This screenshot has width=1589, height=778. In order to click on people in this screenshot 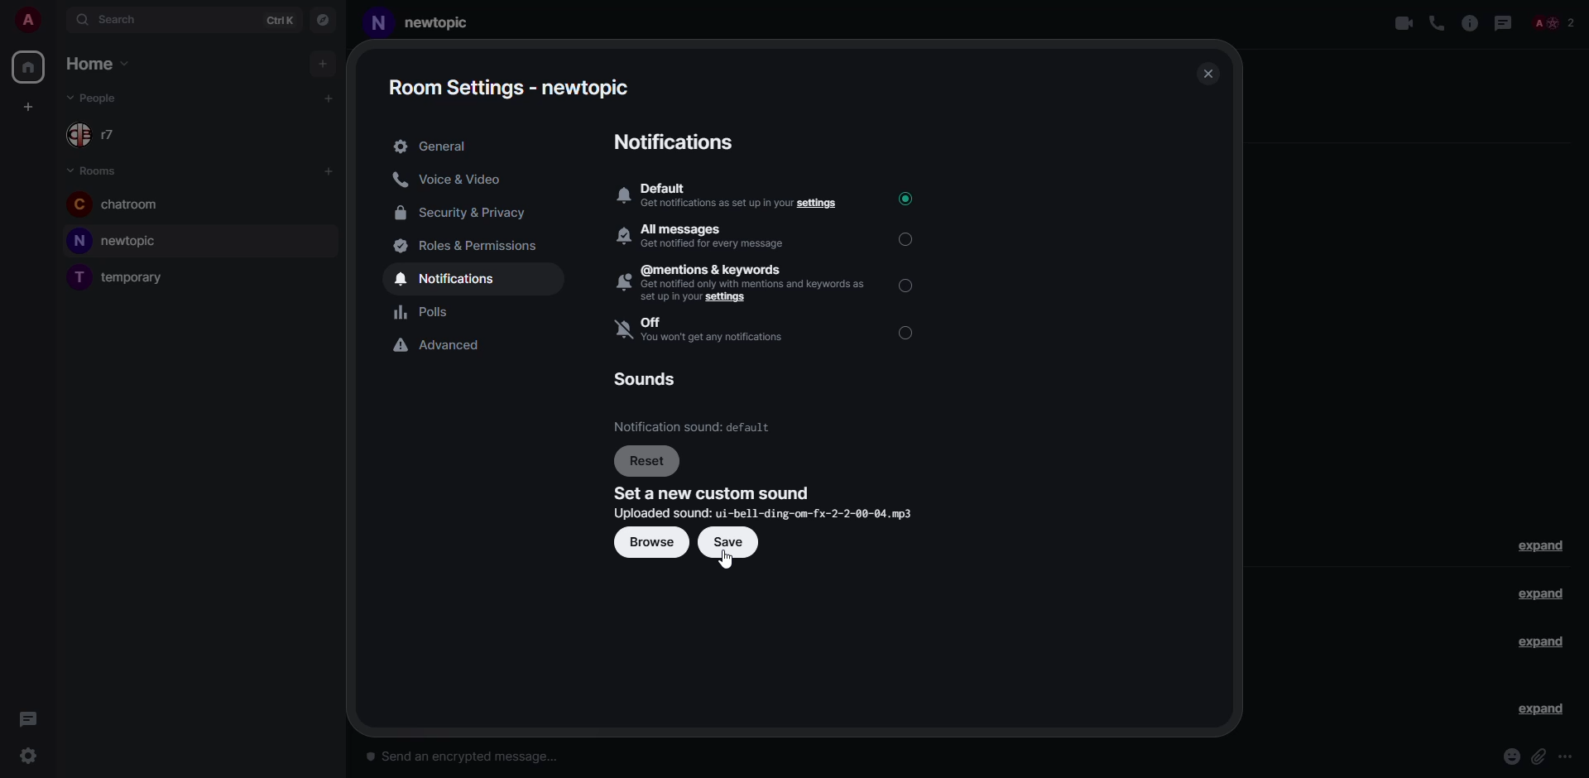, I will do `click(1553, 23)`.